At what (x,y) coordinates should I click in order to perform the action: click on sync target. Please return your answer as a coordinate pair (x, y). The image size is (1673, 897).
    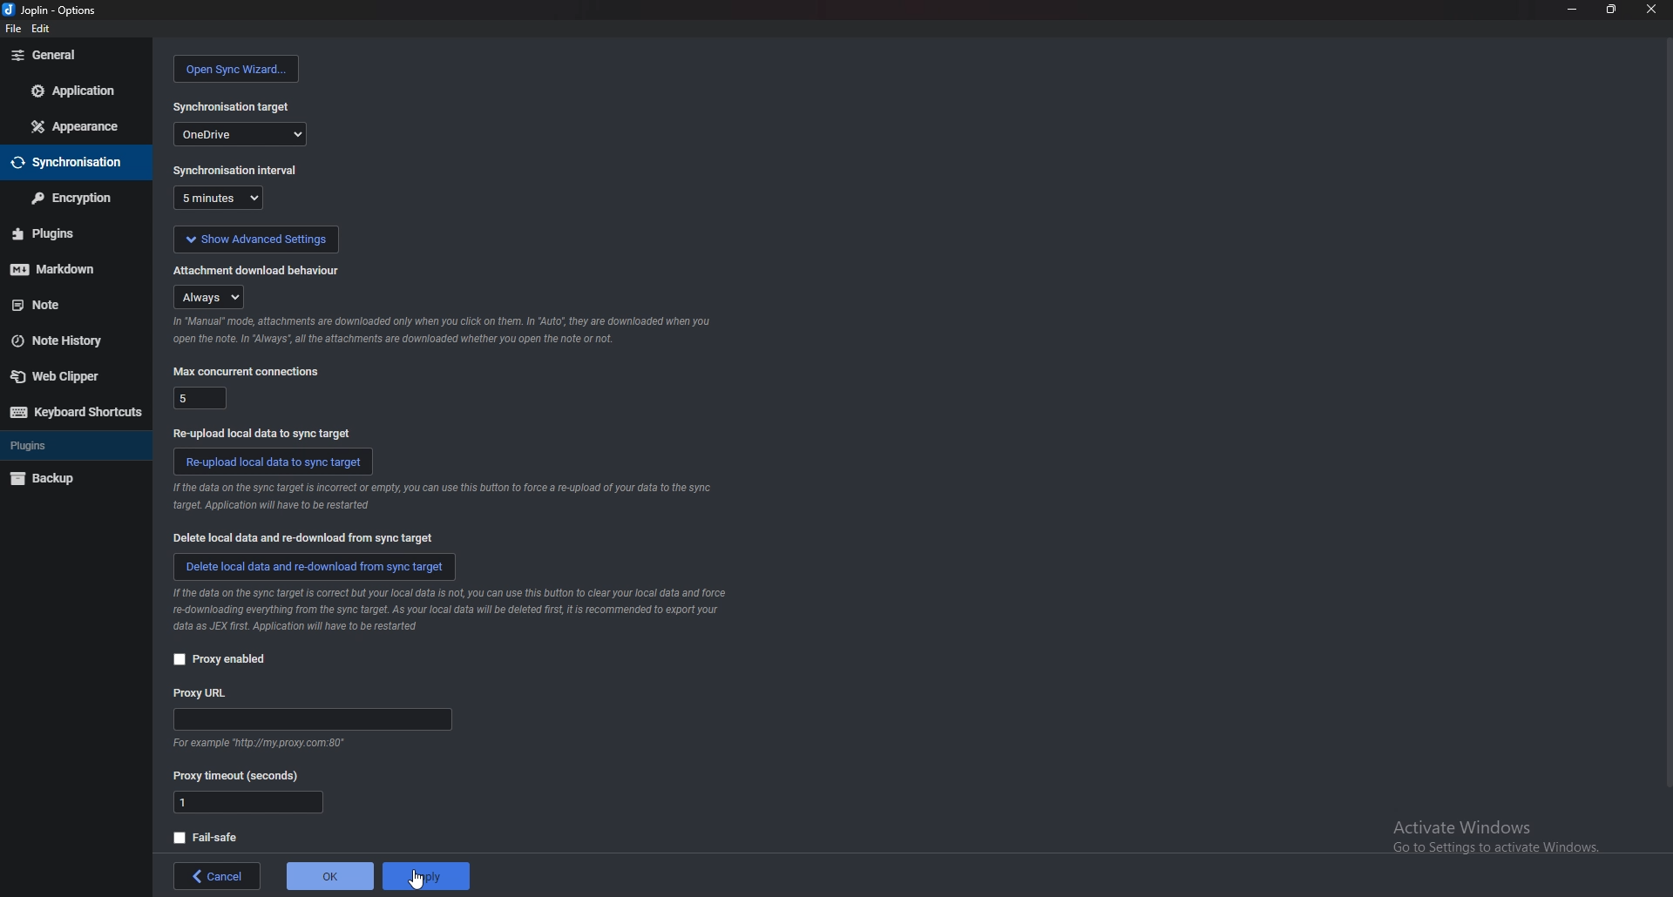
    Looking at the image, I should click on (233, 105).